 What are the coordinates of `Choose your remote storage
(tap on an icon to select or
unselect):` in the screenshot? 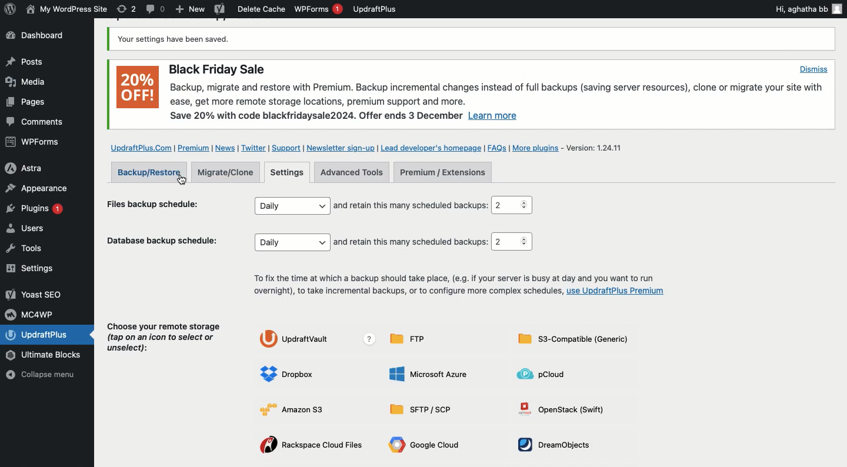 It's located at (165, 335).